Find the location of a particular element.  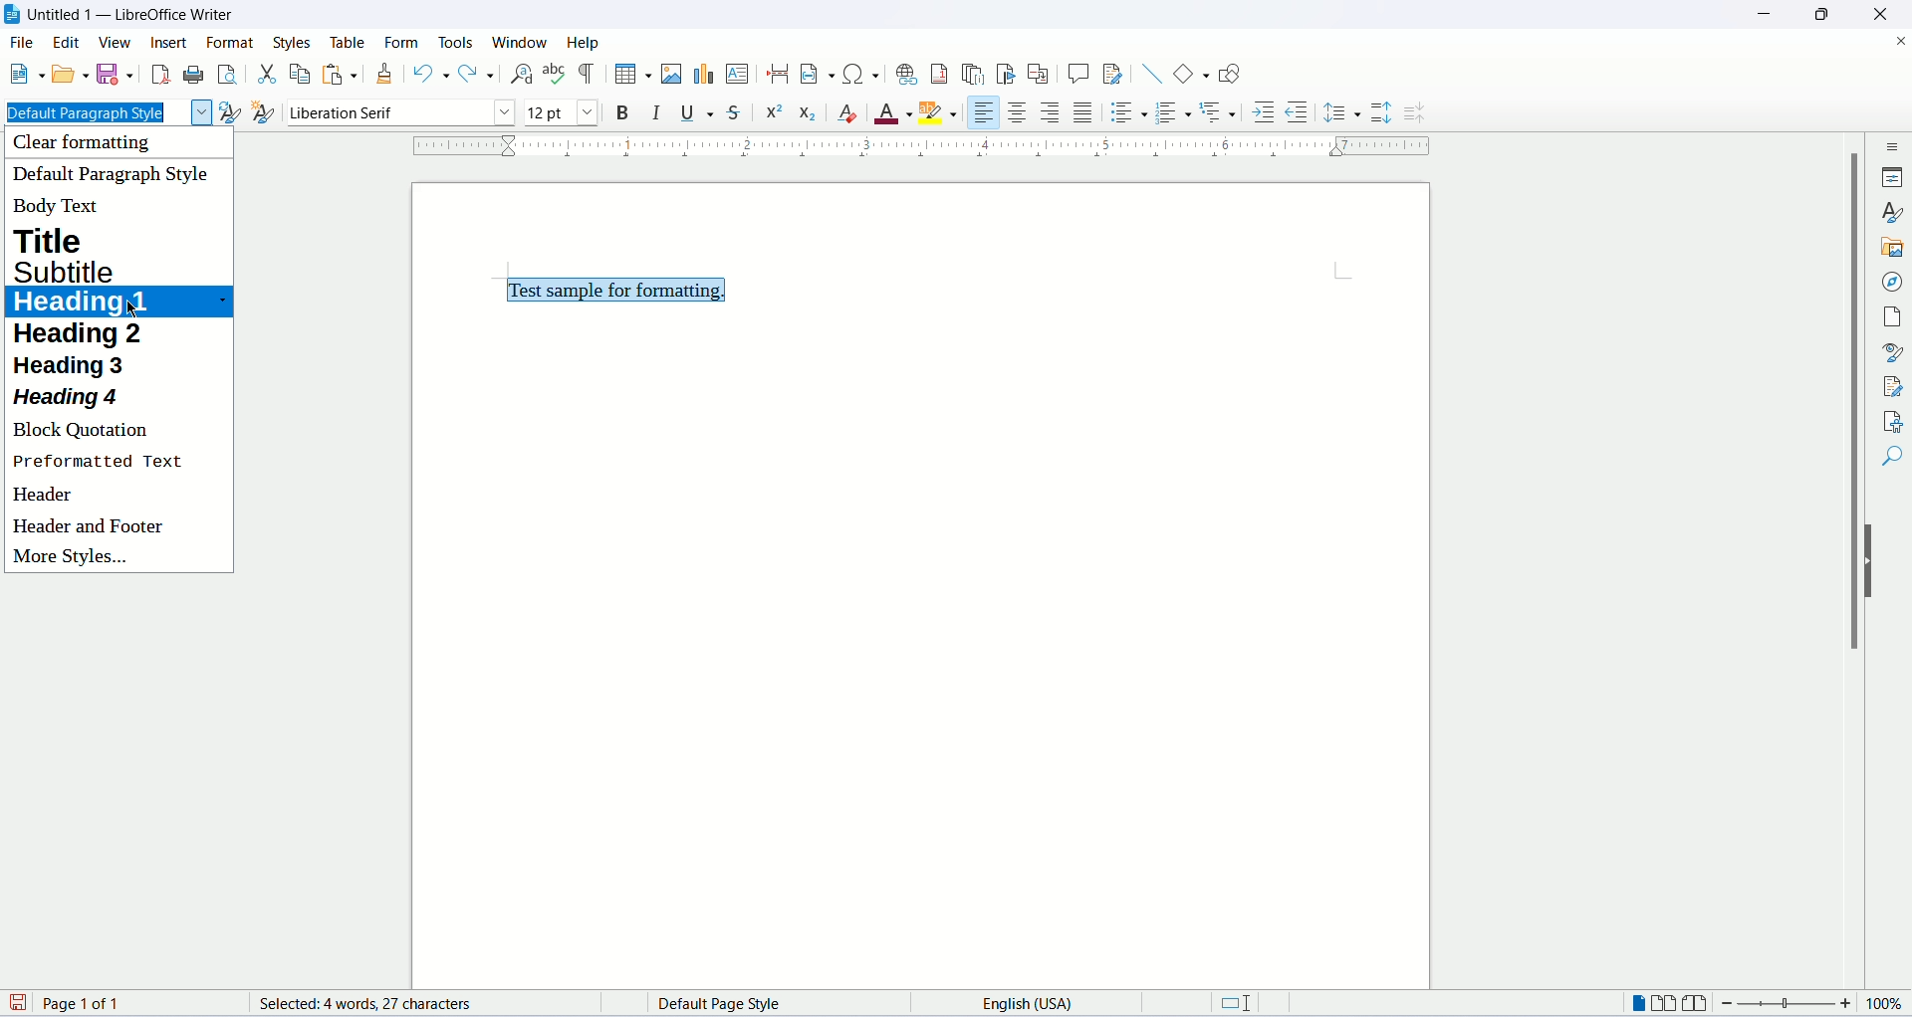

view is located at coordinates (117, 42).